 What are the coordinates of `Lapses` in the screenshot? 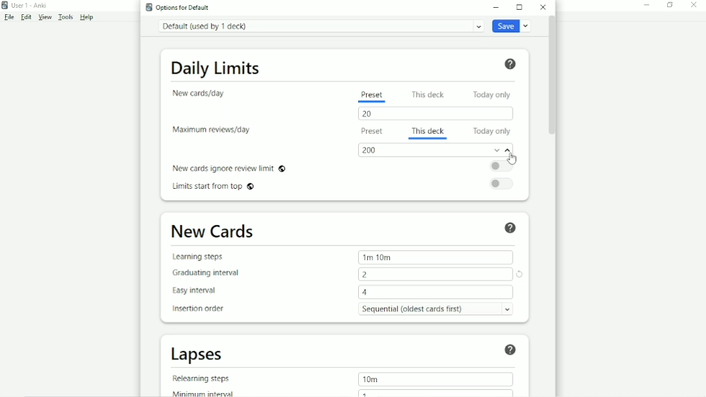 It's located at (202, 354).